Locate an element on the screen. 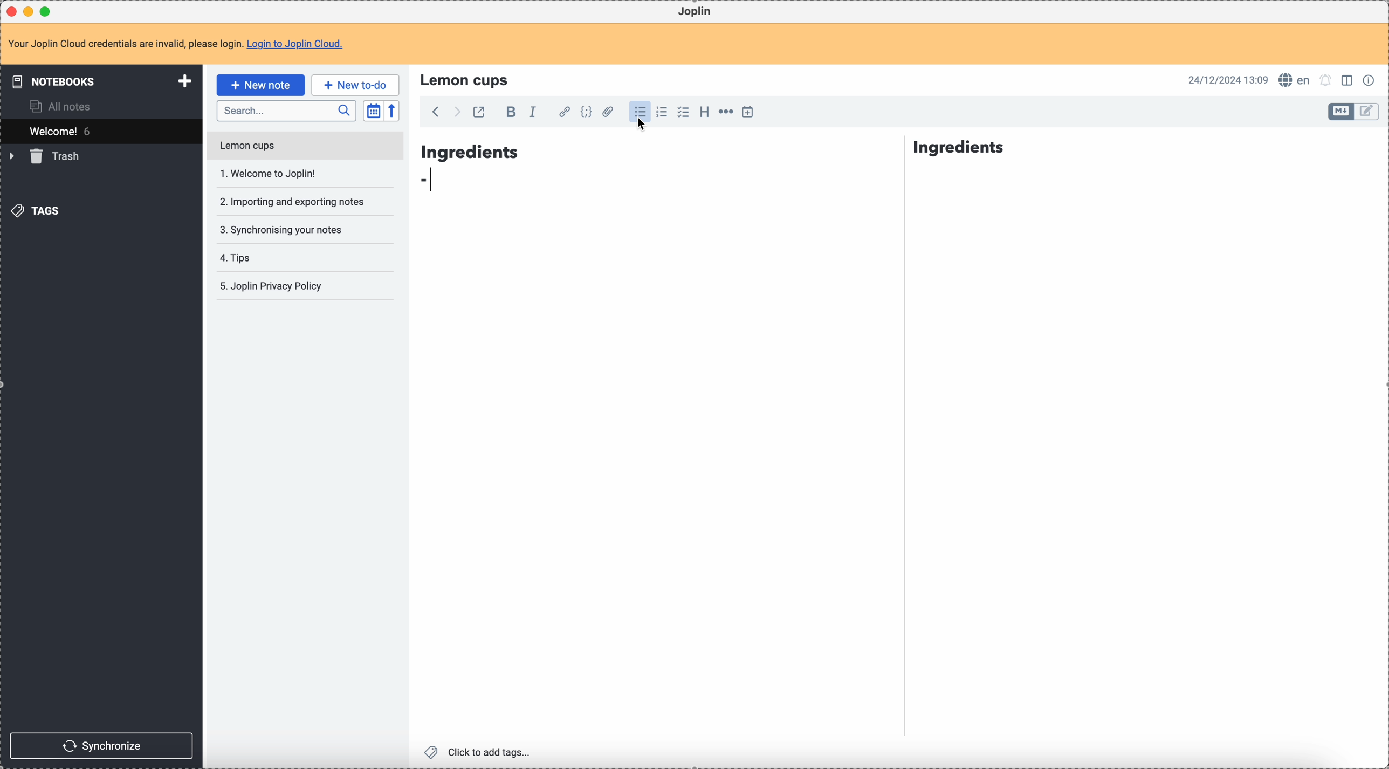 This screenshot has width=1389, height=769. ingredients bold is located at coordinates (716, 149).